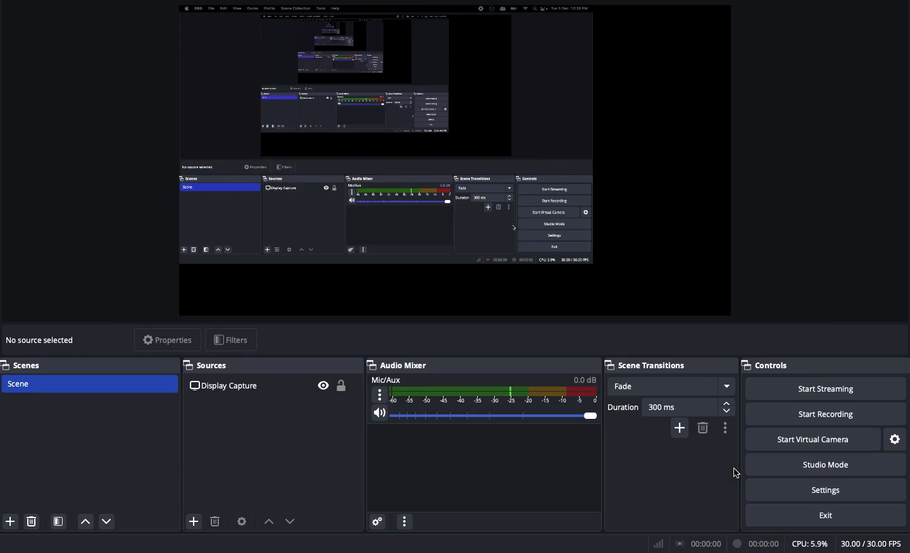 The image size is (910, 553). I want to click on Up, so click(103, 523).